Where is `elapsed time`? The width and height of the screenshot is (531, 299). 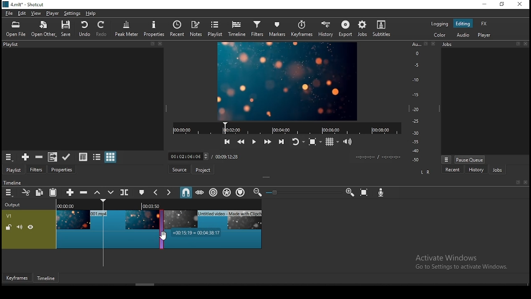
elapsed time is located at coordinates (190, 155).